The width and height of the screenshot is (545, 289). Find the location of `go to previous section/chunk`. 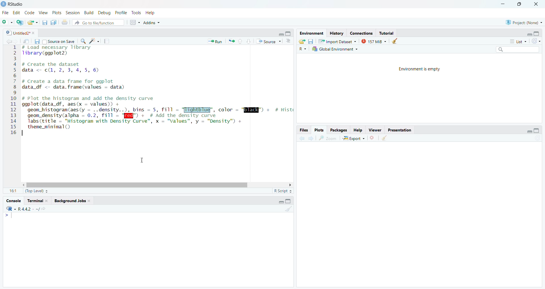

go to previous section/chunk is located at coordinates (240, 41).